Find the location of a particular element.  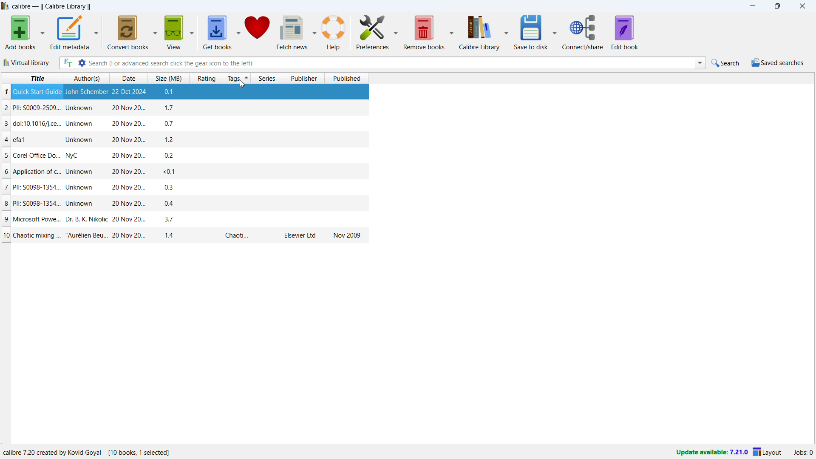

edit metadata options is located at coordinates (96, 32).